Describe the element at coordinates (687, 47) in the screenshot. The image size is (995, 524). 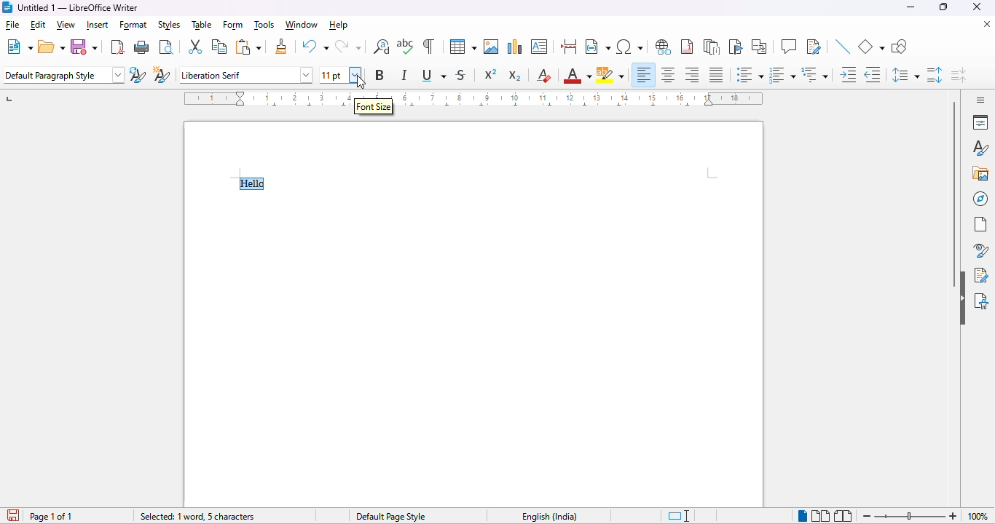
I see `insert footnote` at that location.